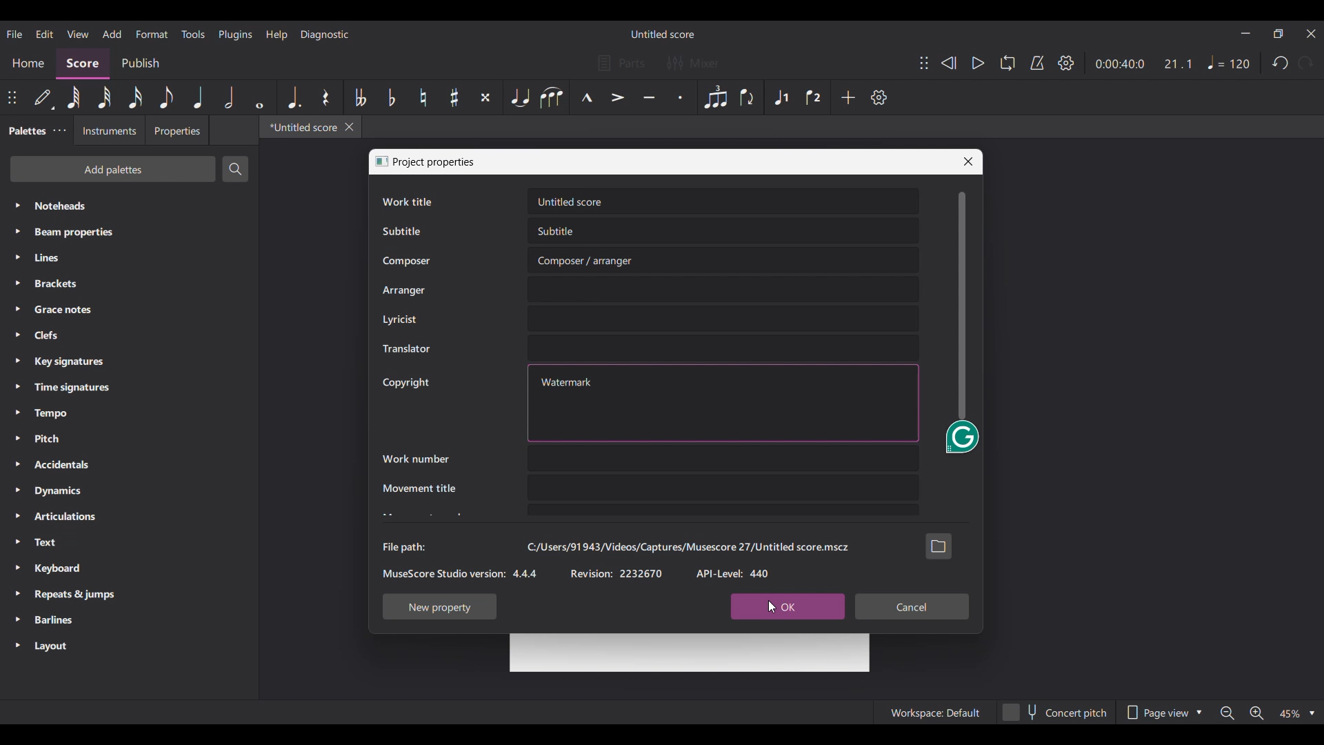 Image resolution: width=1324 pixels, height=745 pixels. What do you see at coordinates (724, 231) in the screenshot?
I see `Text box for Subtitle` at bounding box center [724, 231].